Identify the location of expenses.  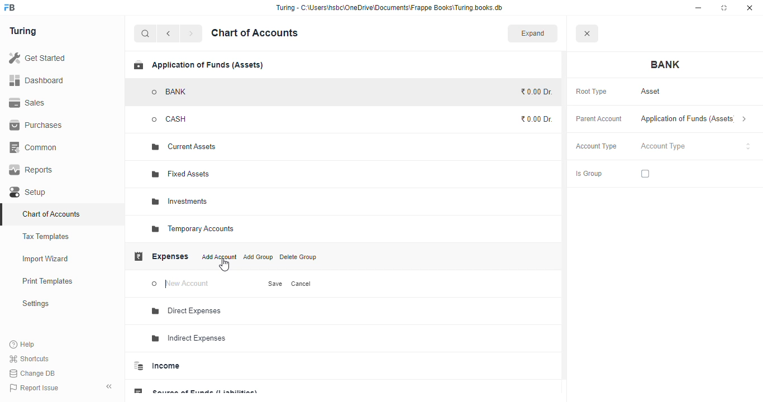
(161, 256).